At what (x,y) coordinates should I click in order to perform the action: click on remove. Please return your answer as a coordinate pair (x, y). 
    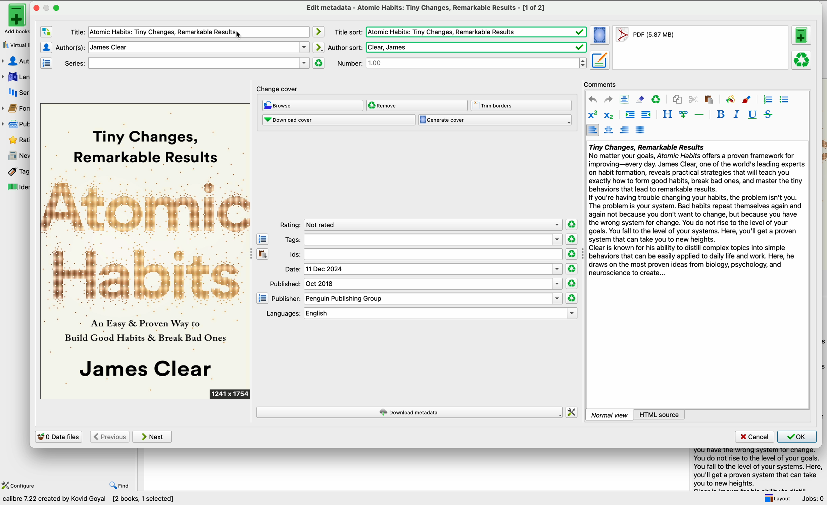
    Looking at the image, I should click on (417, 106).